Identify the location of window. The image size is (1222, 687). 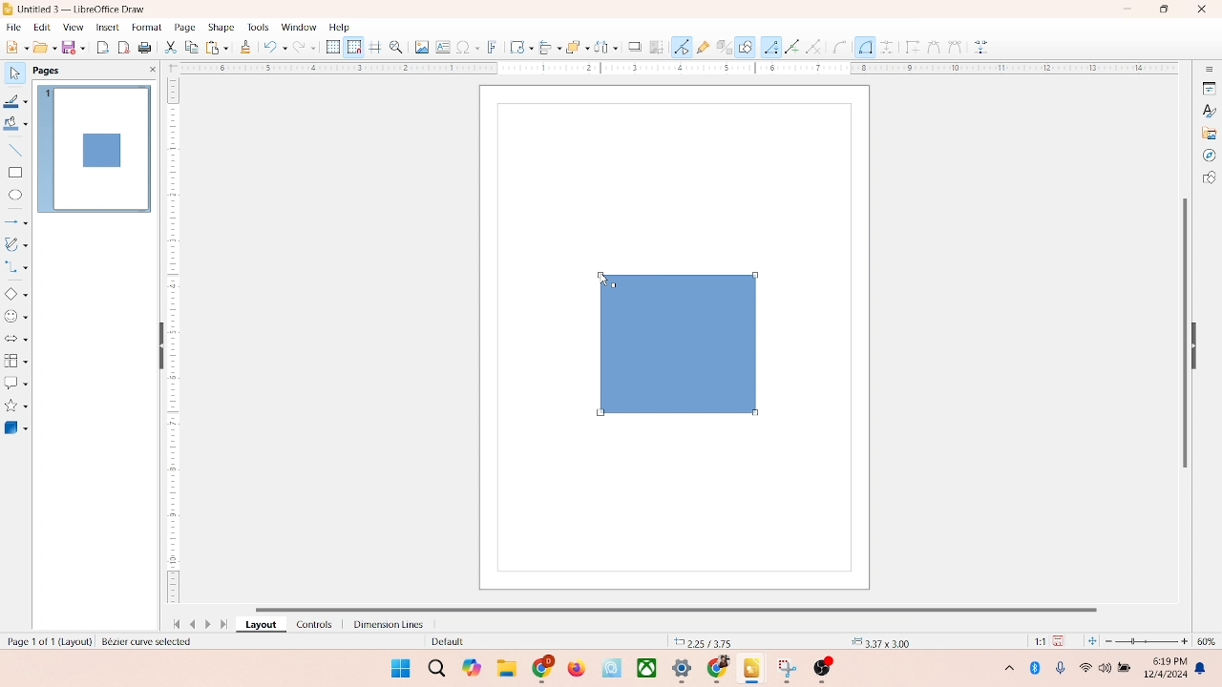
(298, 28).